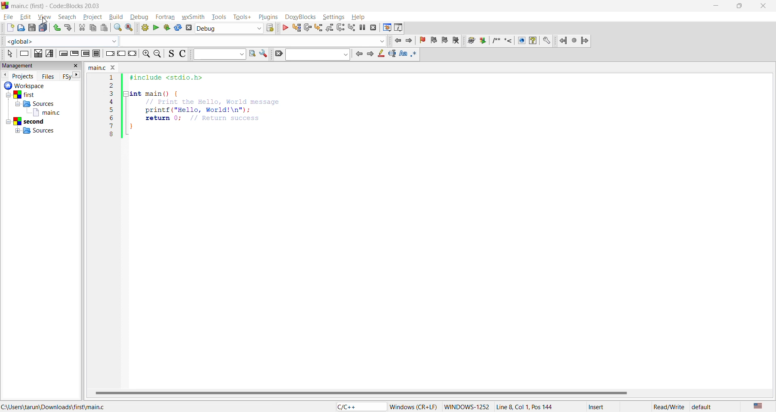 This screenshot has width=776, height=412. Describe the element at coordinates (93, 16) in the screenshot. I see `project` at that location.